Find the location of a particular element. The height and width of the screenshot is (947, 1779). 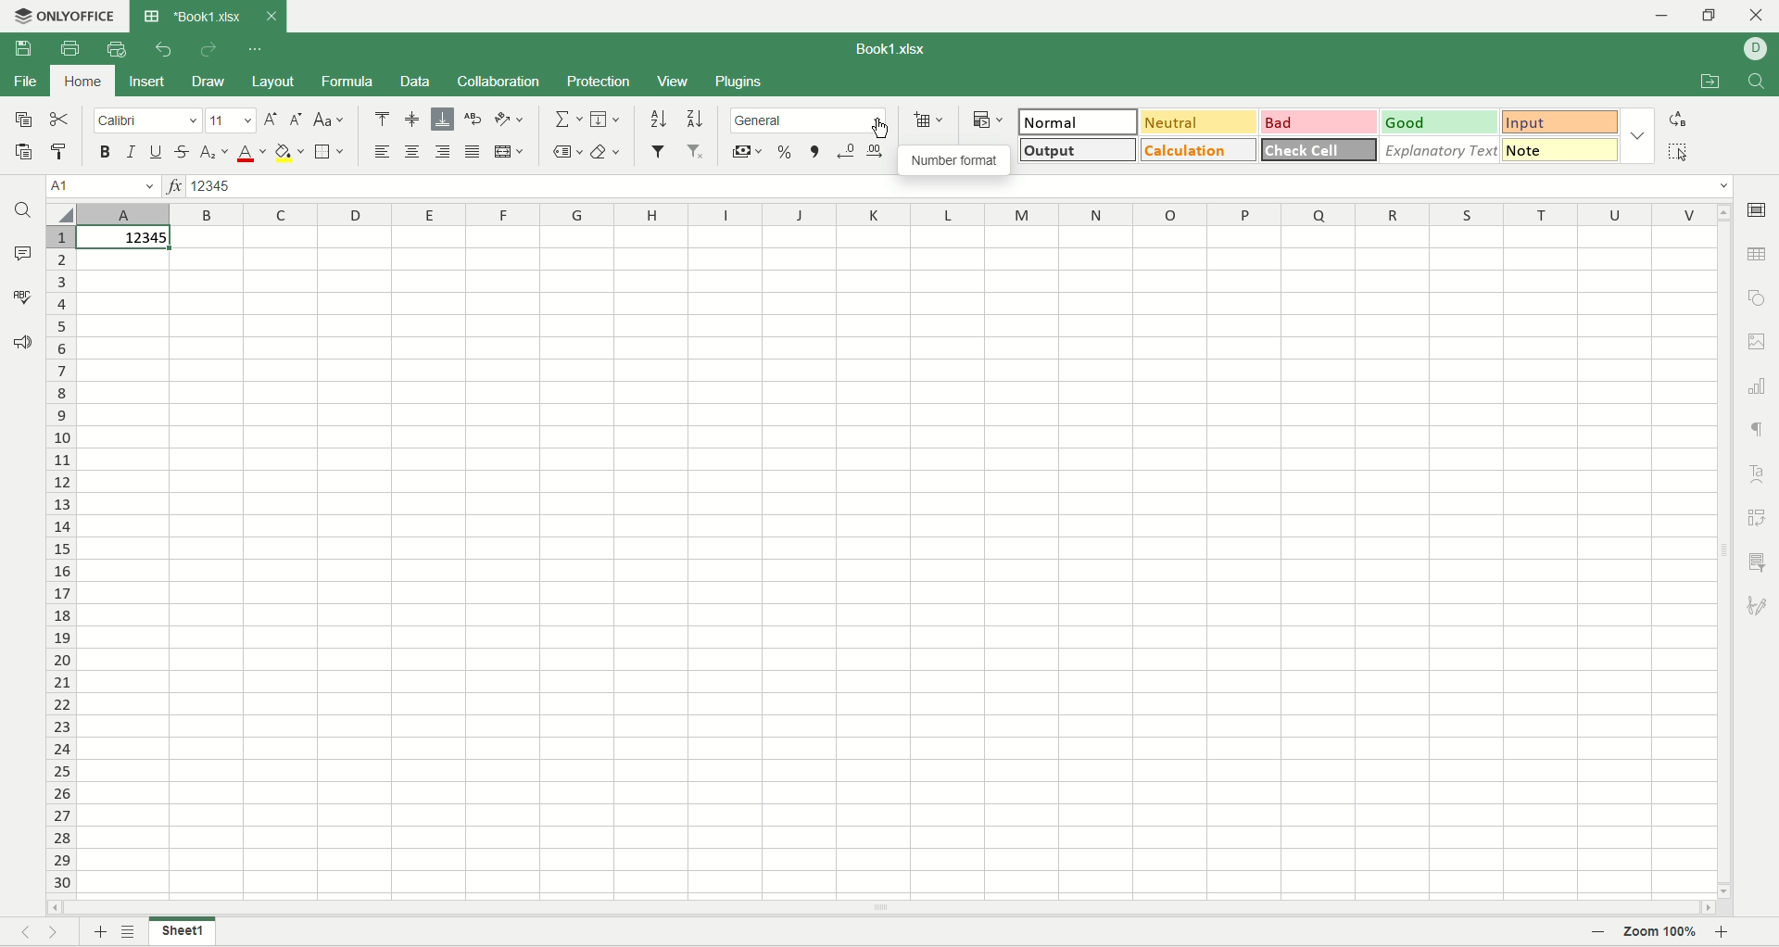

sort ascending is located at coordinates (660, 120).